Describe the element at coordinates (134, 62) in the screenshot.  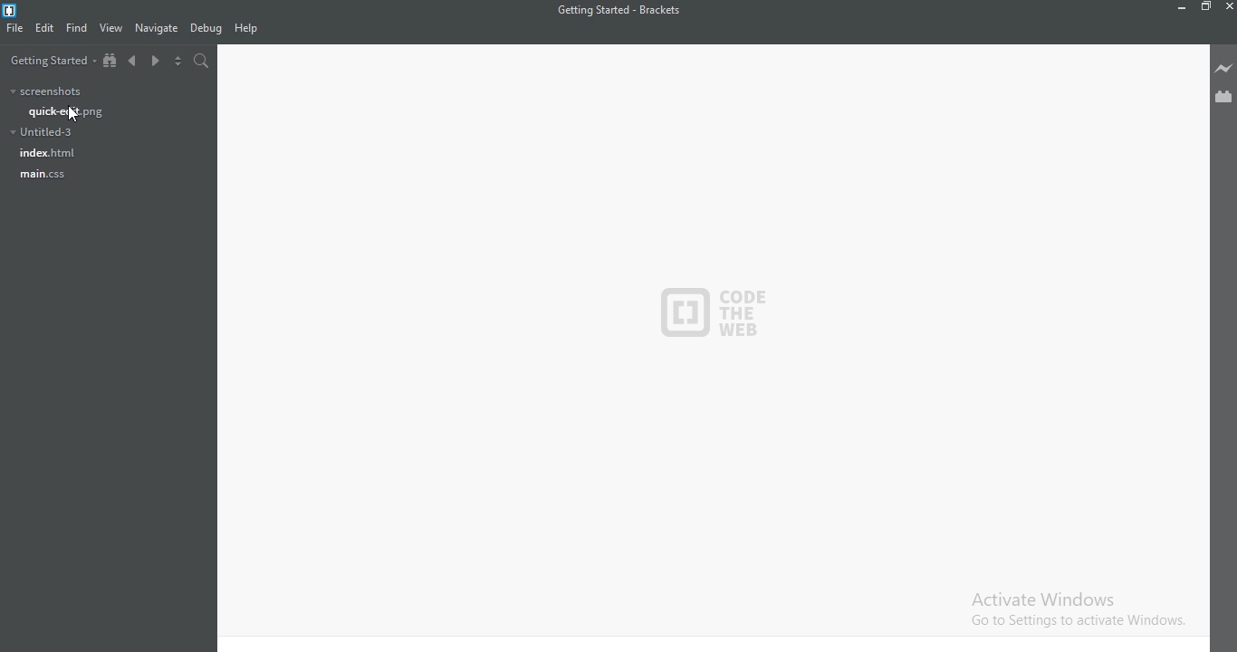
I see `backward` at that location.